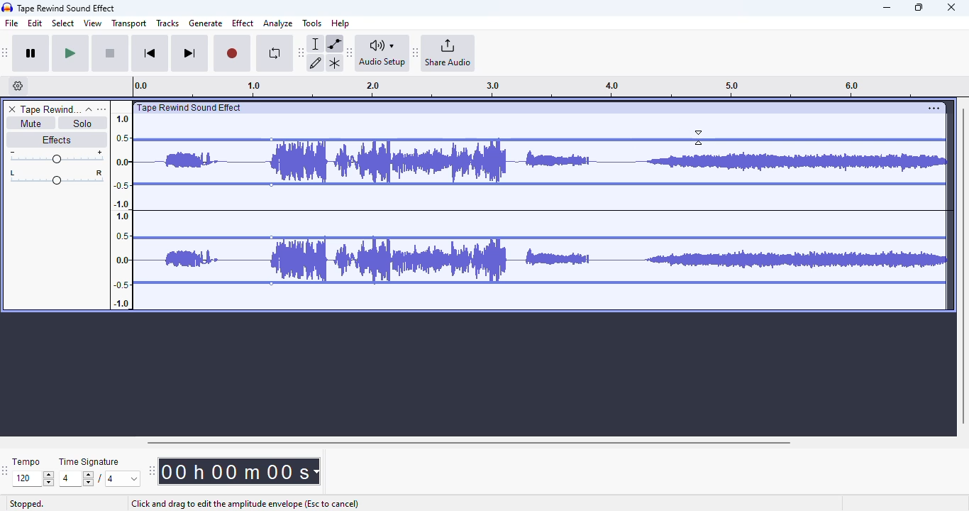 The width and height of the screenshot is (969, 511). Describe the element at coordinates (122, 210) in the screenshot. I see `Scale to measure sound intensity` at that location.